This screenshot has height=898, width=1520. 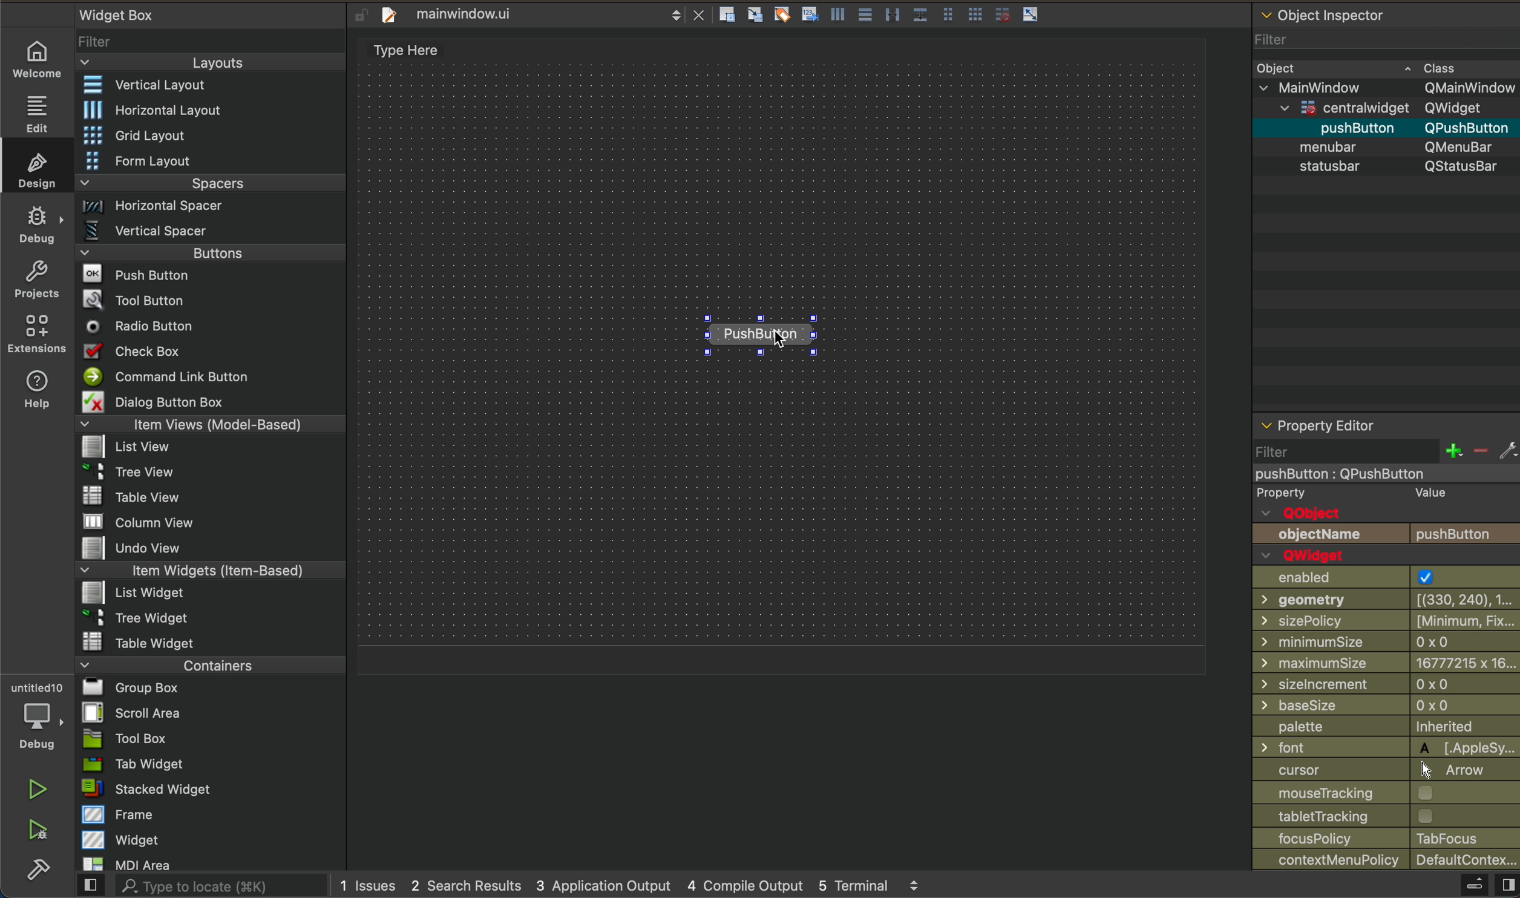 What do you see at coordinates (1355, 493) in the screenshot?
I see `Property Value` at bounding box center [1355, 493].